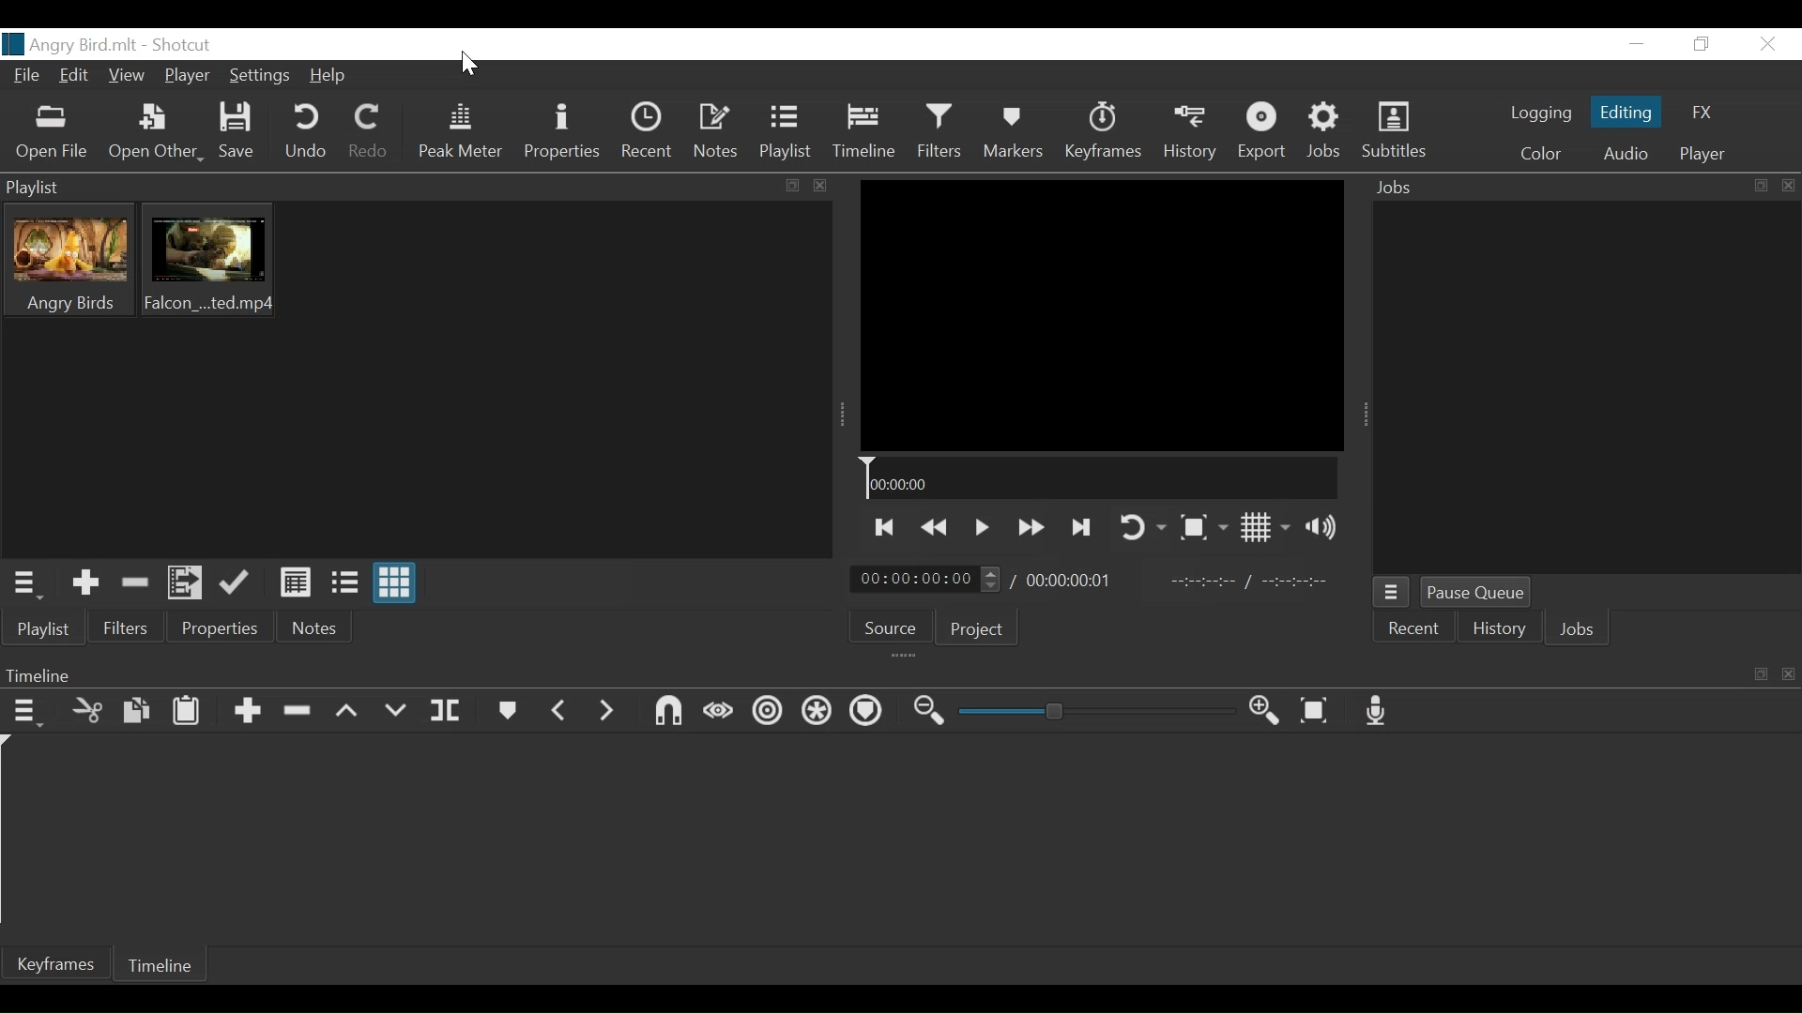 This screenshot has width=1802, height=1013. What do you see at coordinates (1101, 711) in the screenshot?
I see `Zoom slider` at bounding box center [1101, 711].